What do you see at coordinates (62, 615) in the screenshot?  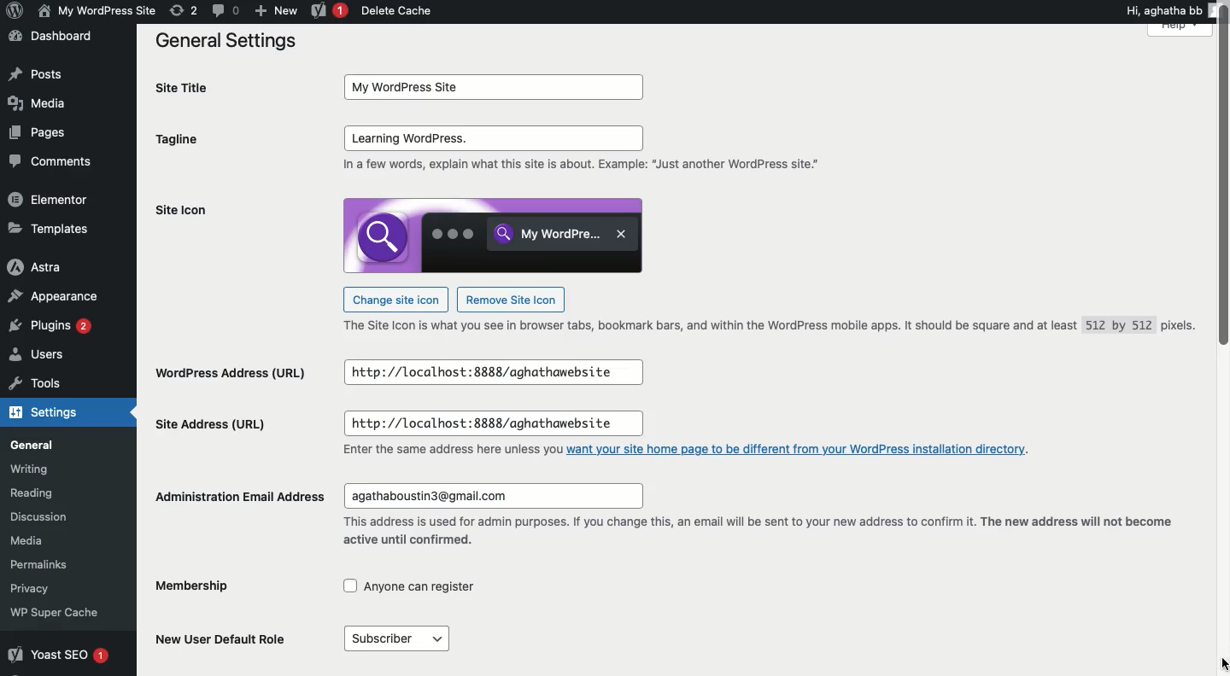 I see `WP Super Cache` at bounding box center [62, 615].